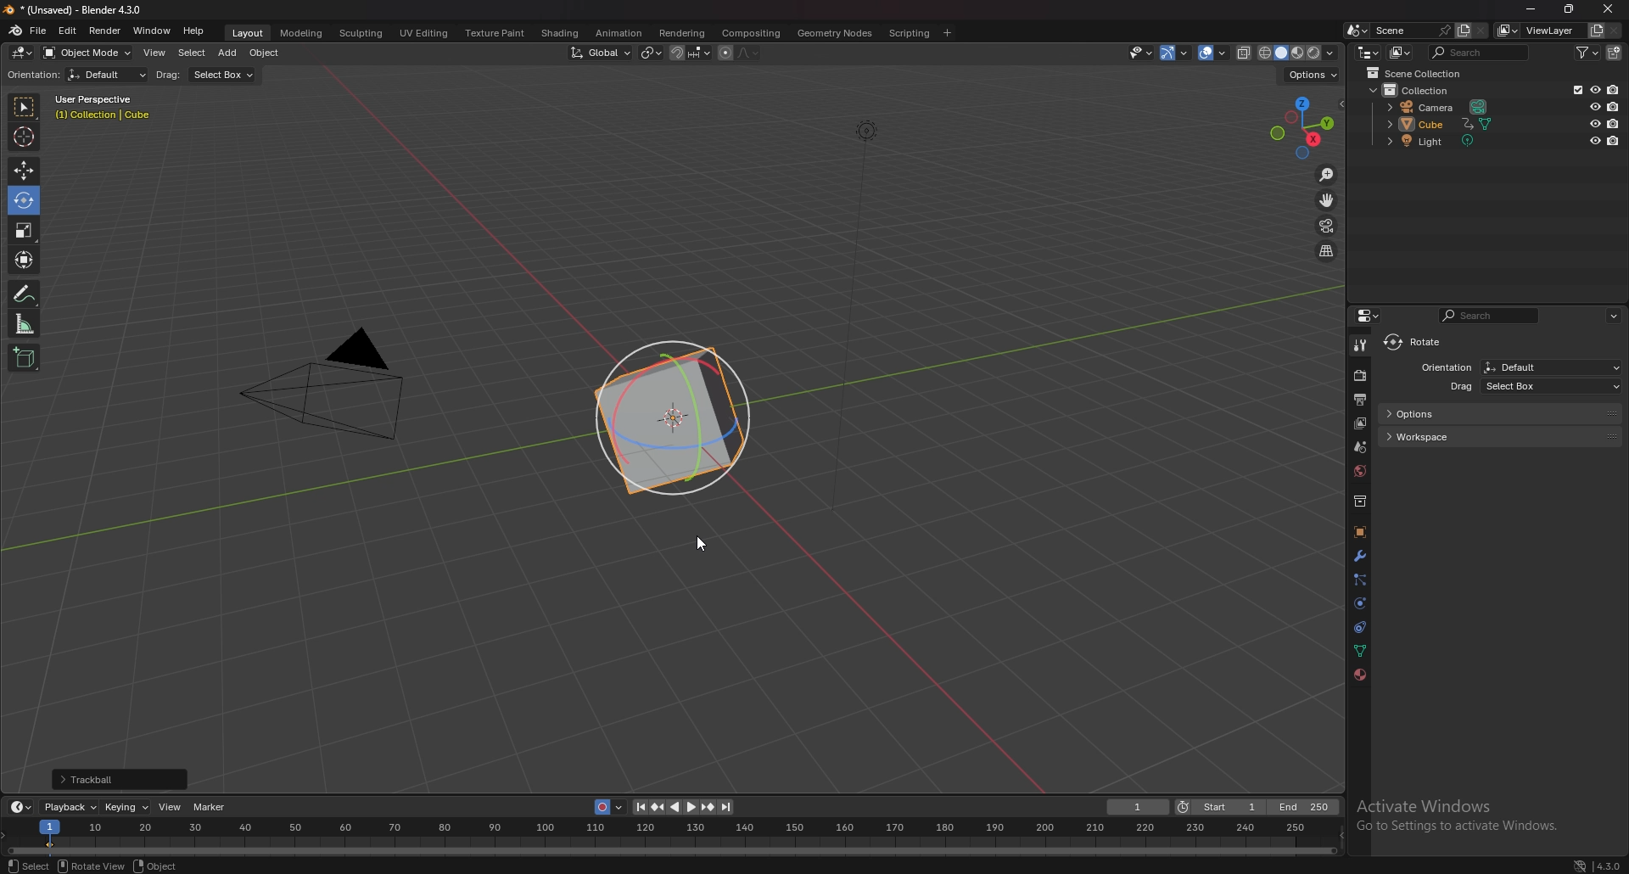 The height and width of the screenshot is (874, 1629). I want to click on tool, so click(1360, 346).